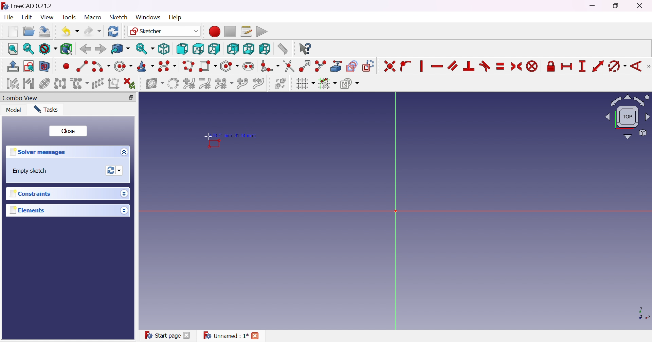 The image size is (652, 342). What do you see at coordinates (29, 49) in the screenshot?
I see `Fit selection...` at bounding box center [29, 49].